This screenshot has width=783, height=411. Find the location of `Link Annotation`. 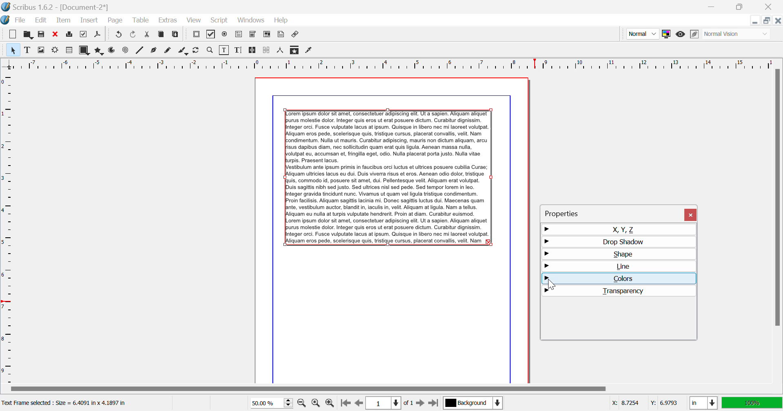

Link Annotation is located at coordinates (296, 35).